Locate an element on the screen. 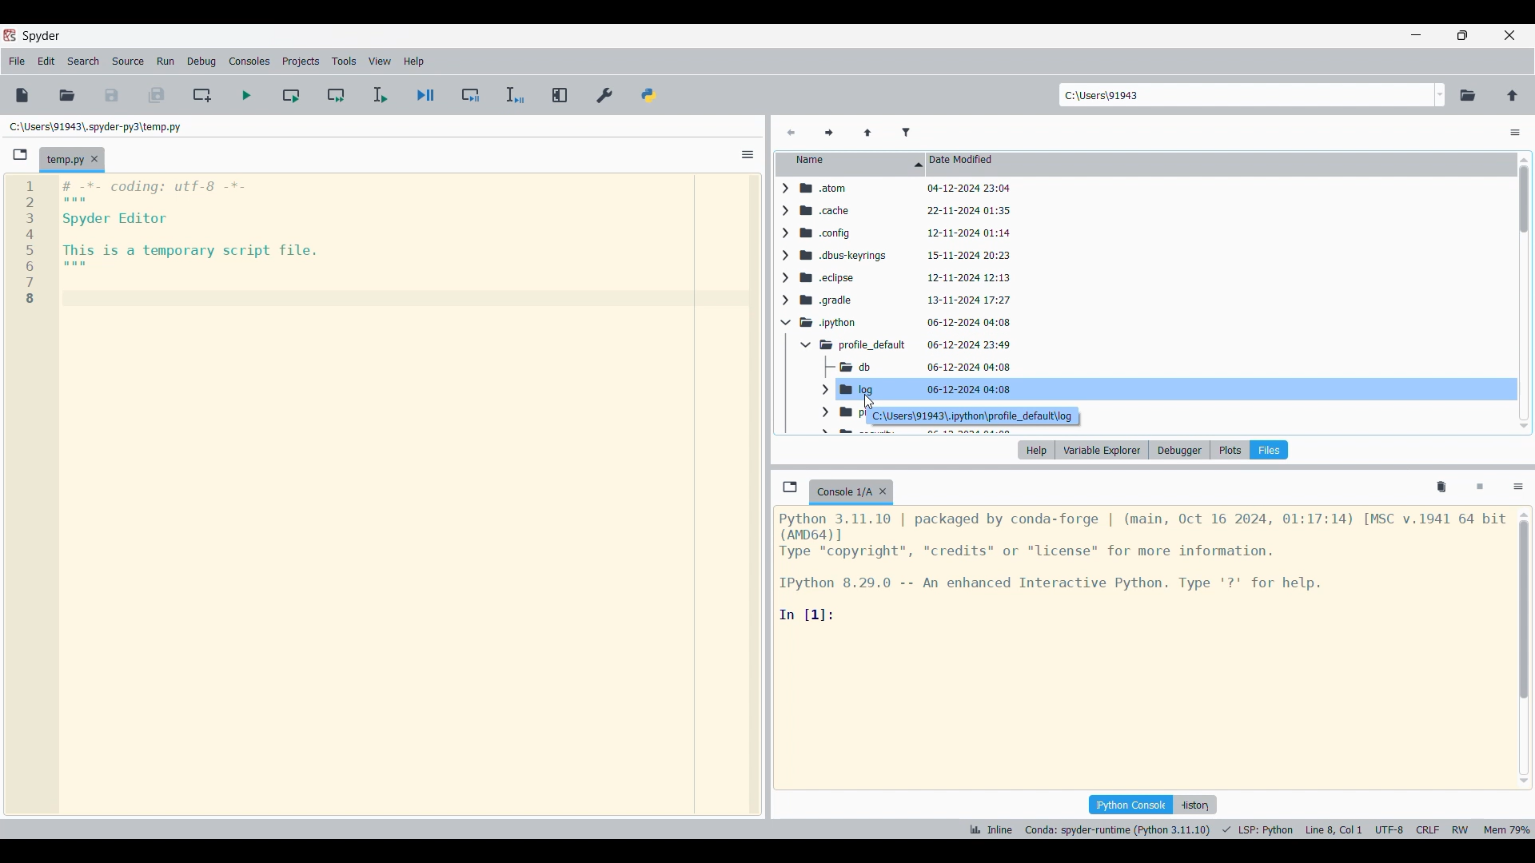  Run current cell is located at coordinates (291, 94).